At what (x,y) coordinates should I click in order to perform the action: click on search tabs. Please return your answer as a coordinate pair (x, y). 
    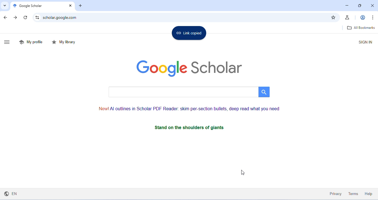
    Looking at the image, I should click on (4, 6).